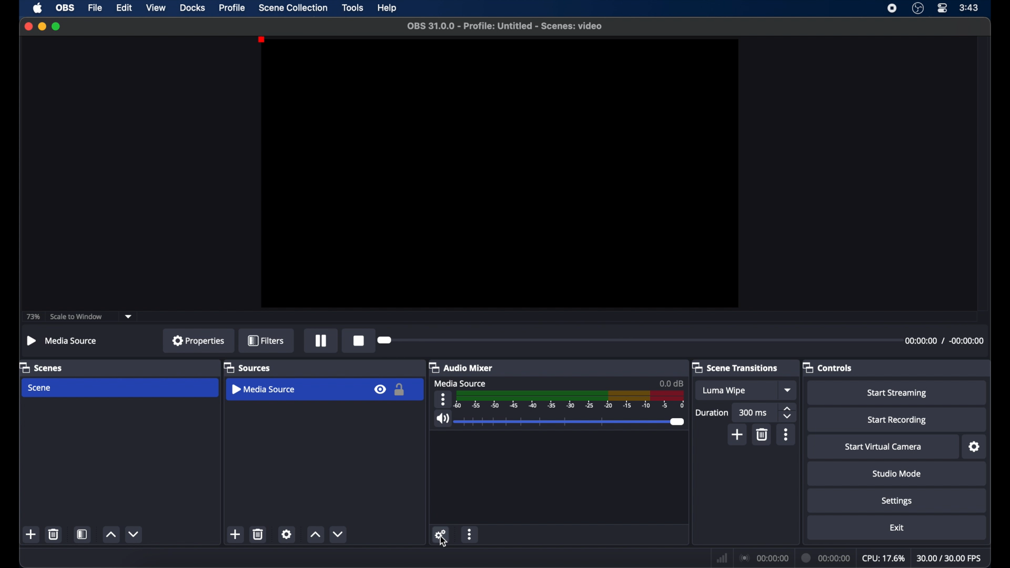  Describe the element at coordinates (763, 435) in the screenshot. I see `delete` at that location.